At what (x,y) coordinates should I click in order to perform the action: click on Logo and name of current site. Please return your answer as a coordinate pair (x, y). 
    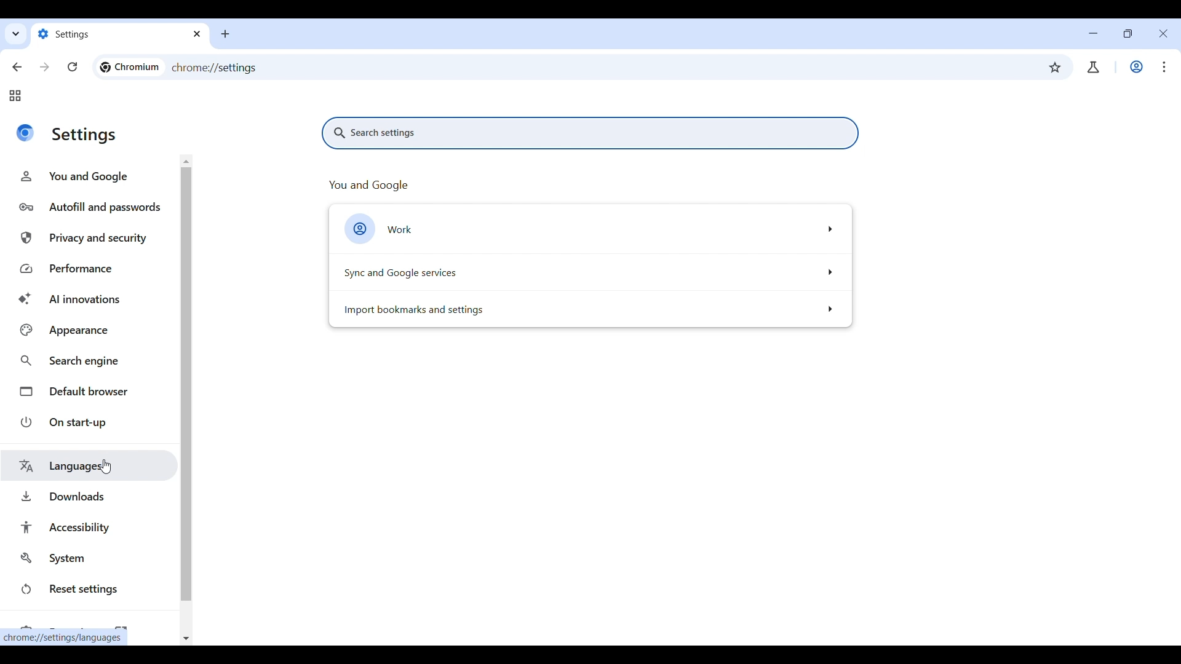
    Looking at the image, I should click on (130, 67).